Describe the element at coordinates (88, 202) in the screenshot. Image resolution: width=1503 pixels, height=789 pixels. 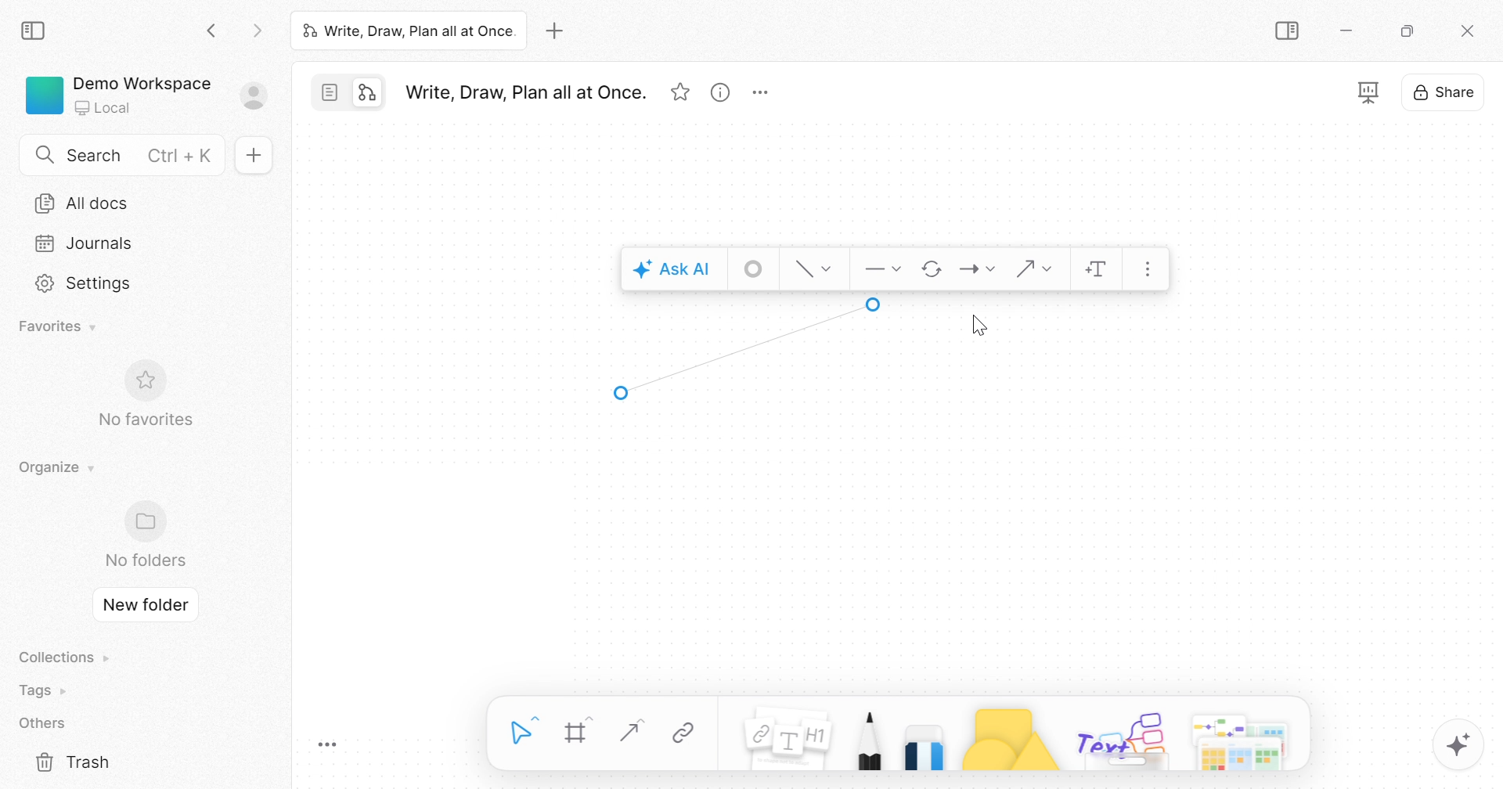
I see `All docs` at that location.